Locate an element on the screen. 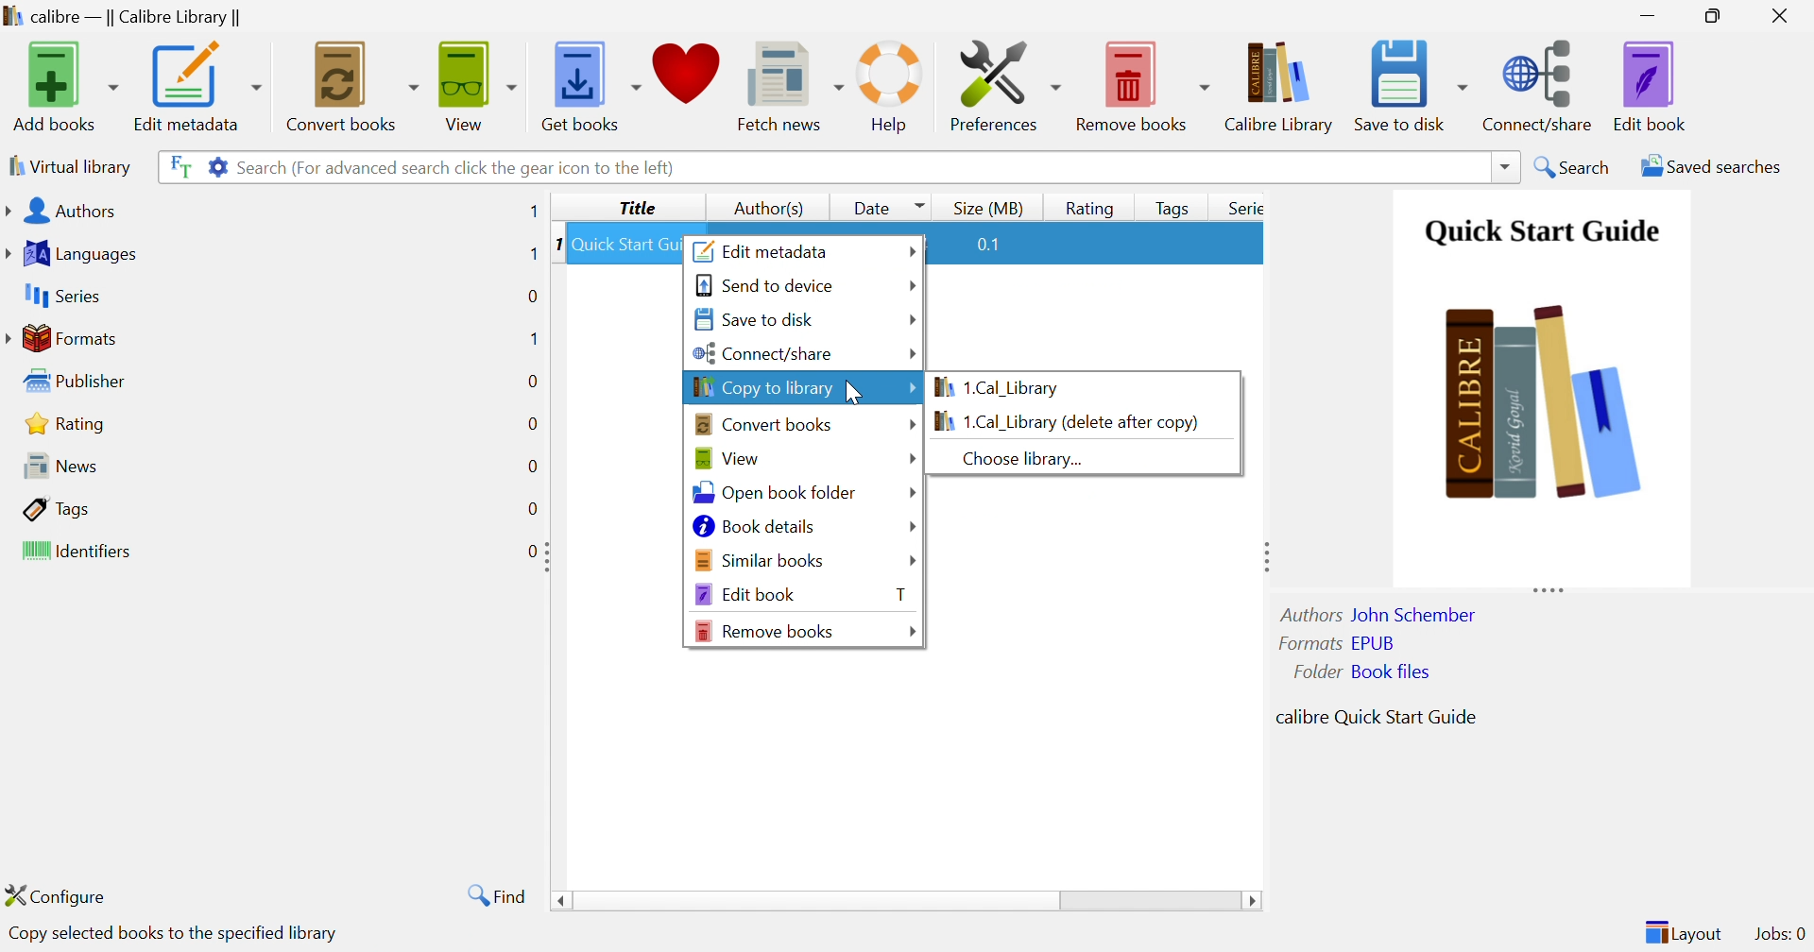  0 is located at coordinates (531, 382).